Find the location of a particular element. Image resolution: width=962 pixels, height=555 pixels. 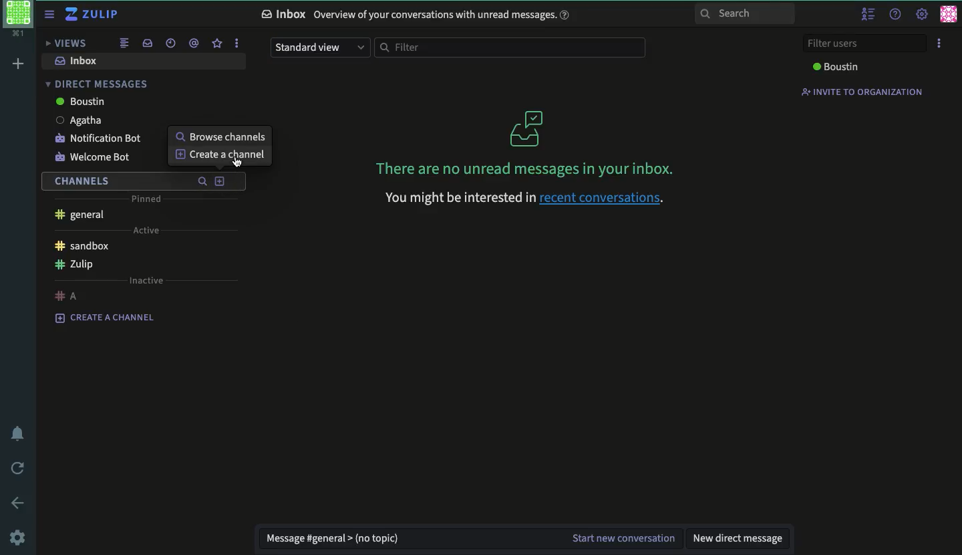

There are no unread messages in your inbox. is located at coordinates (523, 144).